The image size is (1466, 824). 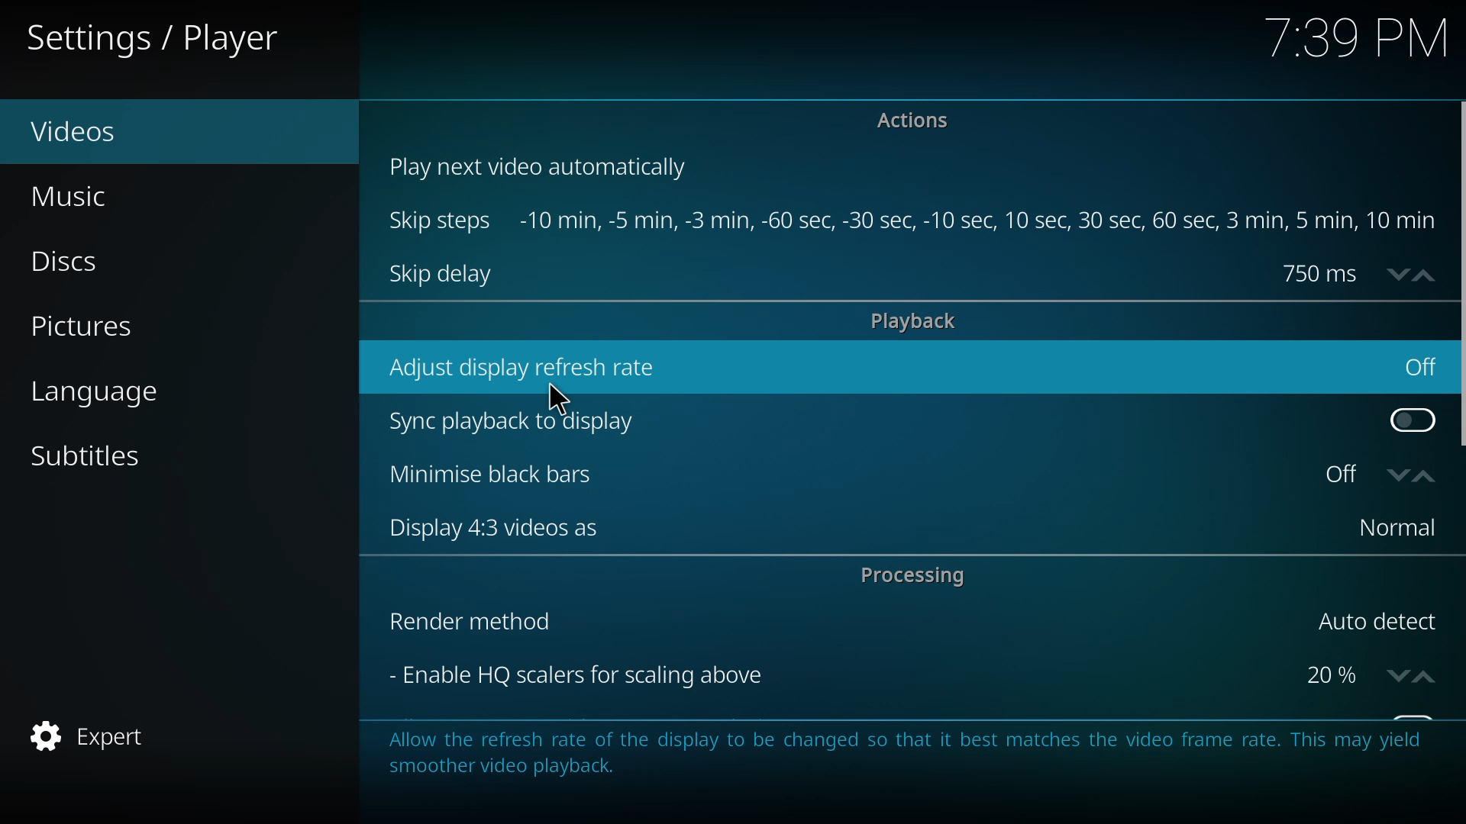 What do you see at coordinates (480, 473) in the screenshot?
I see `minimise black bars` at bounding box center [480, 473].